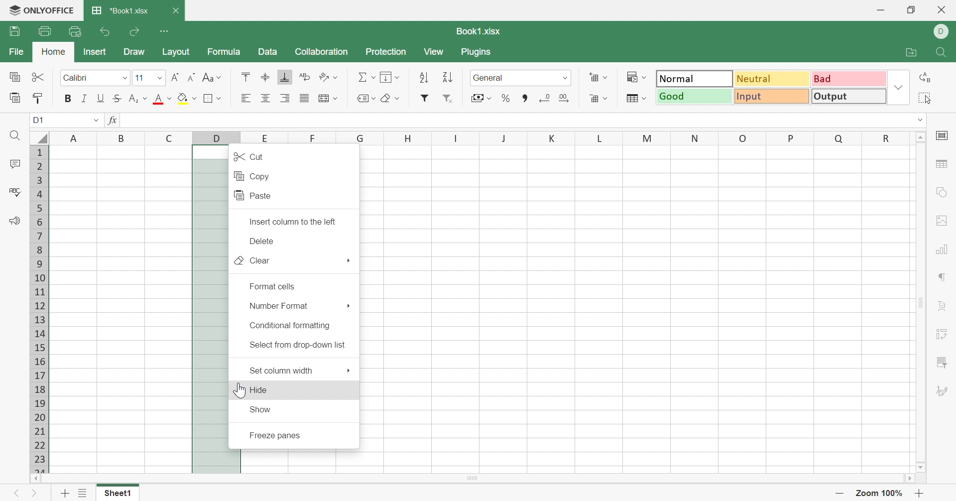 This screenshot has height=501, width=956. What do you see at coordinates (919, 120) in the screenshot?
I see `Drop Down` at bounding box center [919, 120].